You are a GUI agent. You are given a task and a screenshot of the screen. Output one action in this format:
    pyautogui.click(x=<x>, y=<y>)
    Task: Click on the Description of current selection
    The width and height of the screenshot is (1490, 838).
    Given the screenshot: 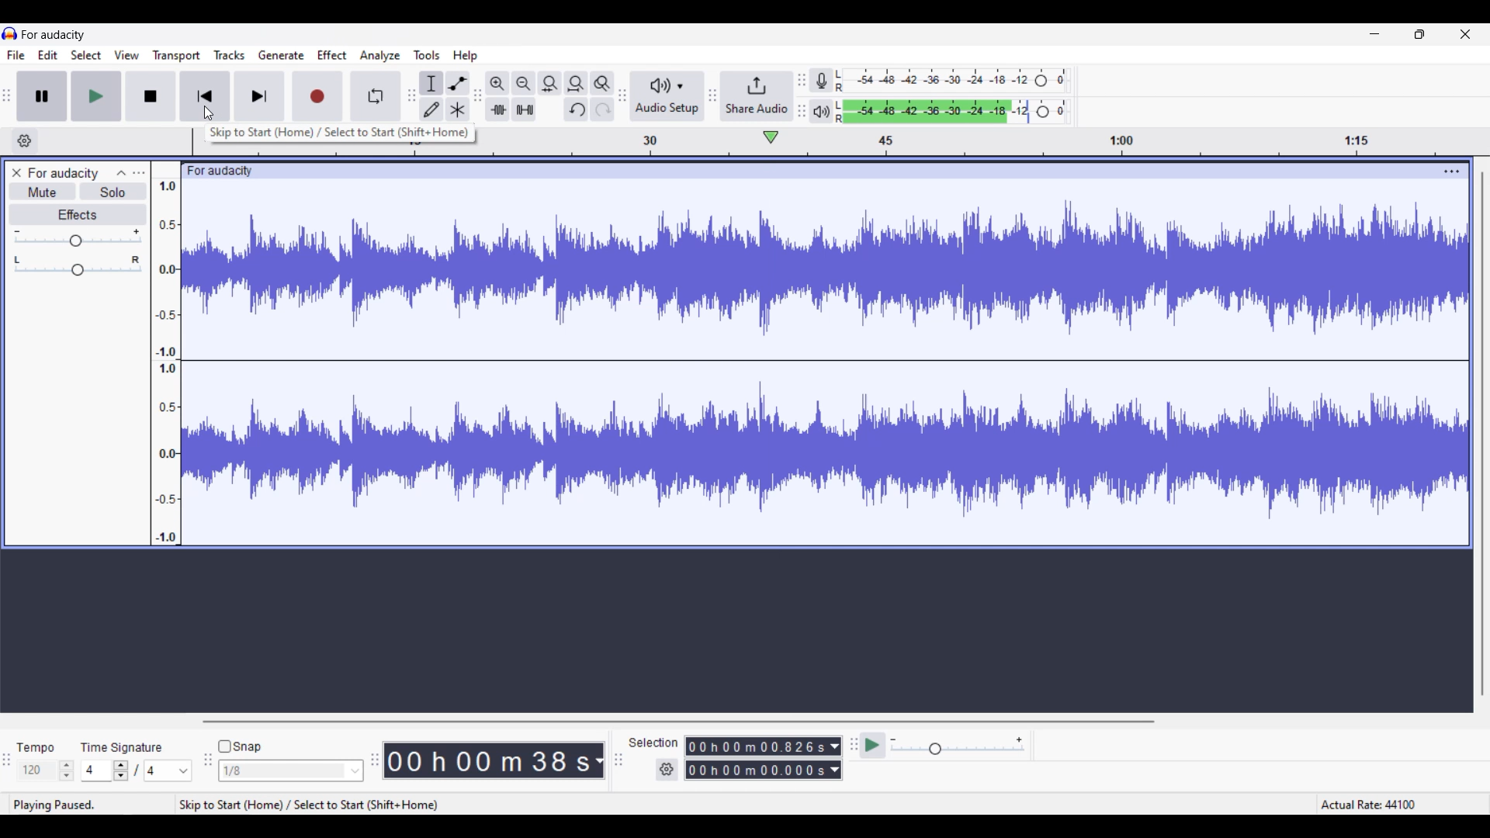 What is the action you would take?
    pyautogui.click(x=340, y=133)
    